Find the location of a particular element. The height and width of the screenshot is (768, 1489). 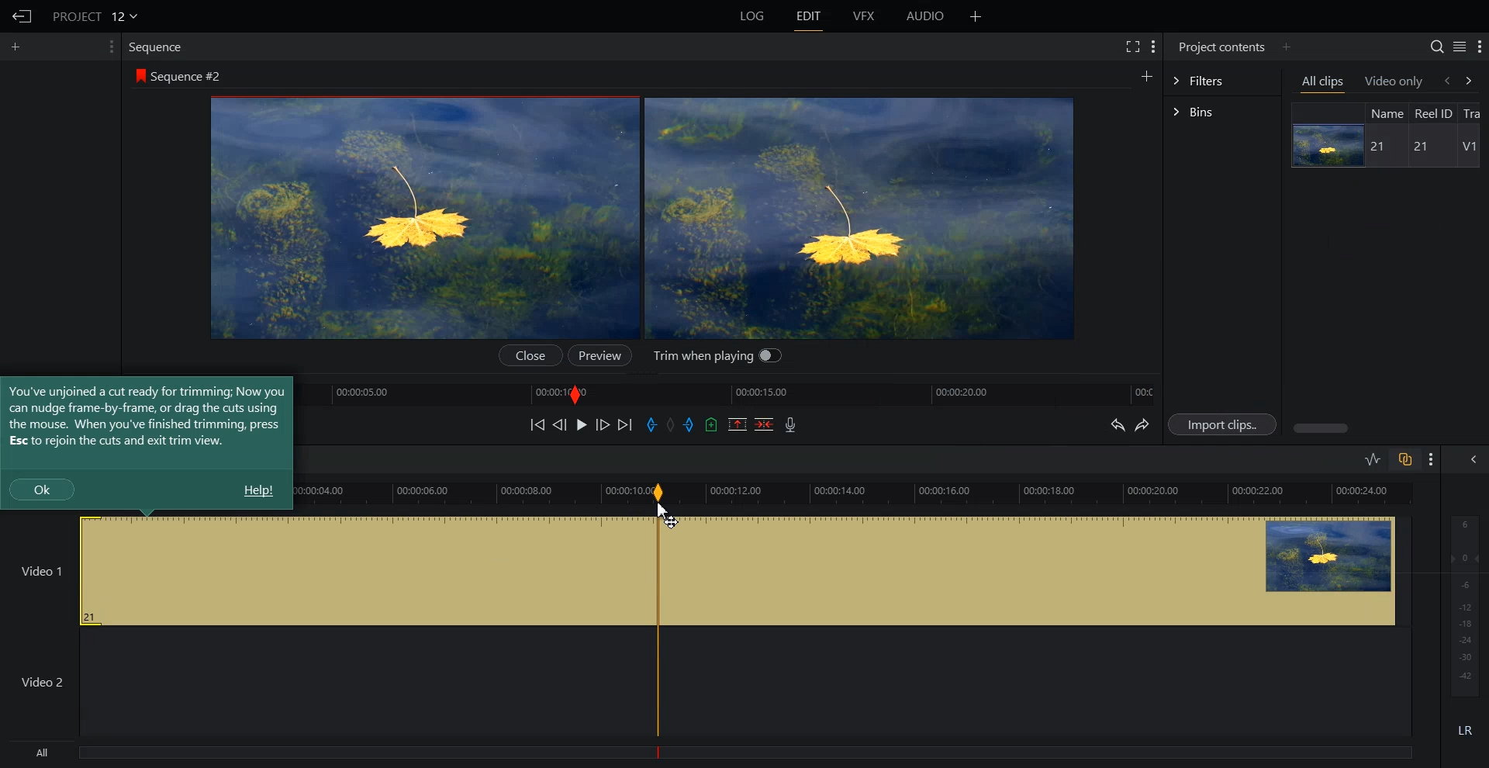

Delete is located at coordinates (764, 424).